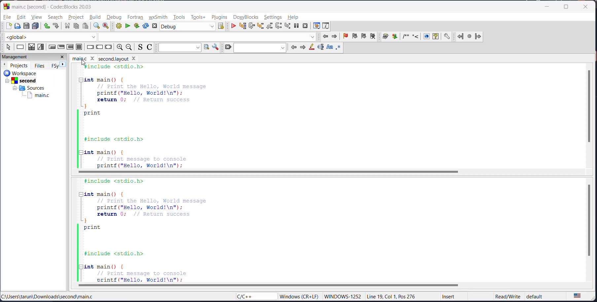  I want to click on debug/continue, so click(233, 27).